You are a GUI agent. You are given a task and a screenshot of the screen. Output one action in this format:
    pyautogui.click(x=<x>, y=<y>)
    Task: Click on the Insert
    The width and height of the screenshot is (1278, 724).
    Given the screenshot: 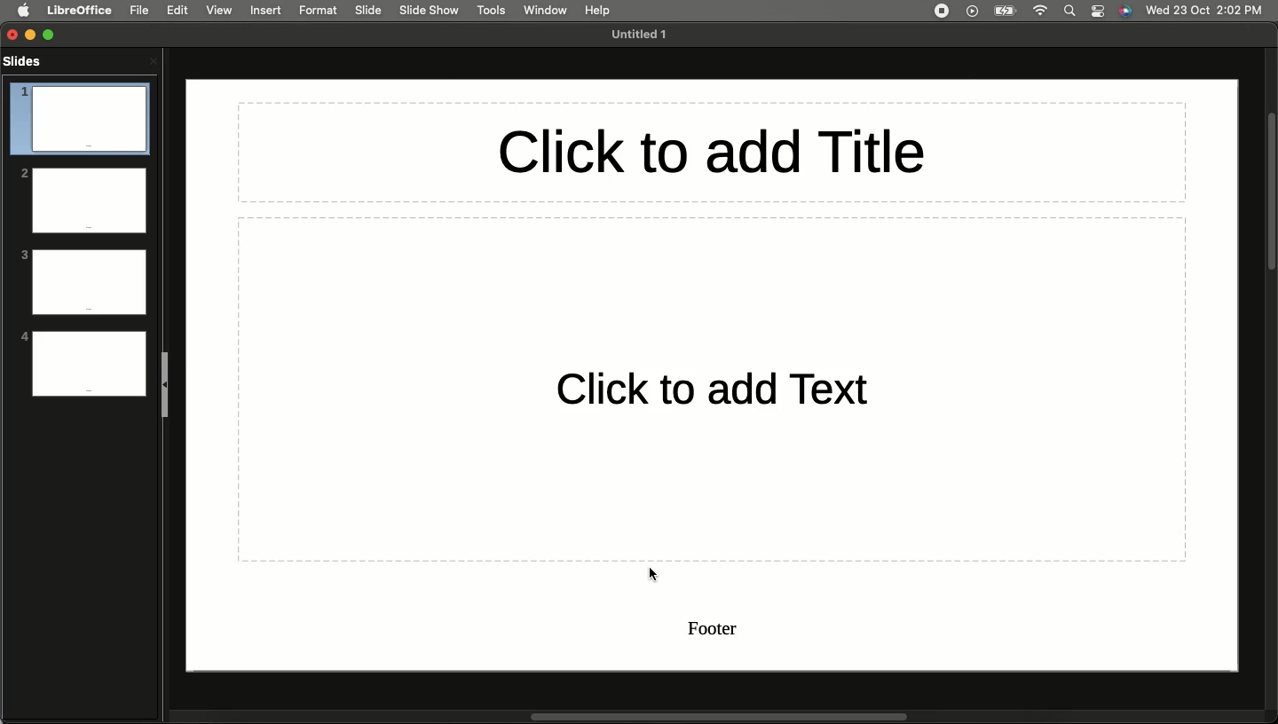 What is the action you would take?
    pyautogui.click(x=266, y=11)
    